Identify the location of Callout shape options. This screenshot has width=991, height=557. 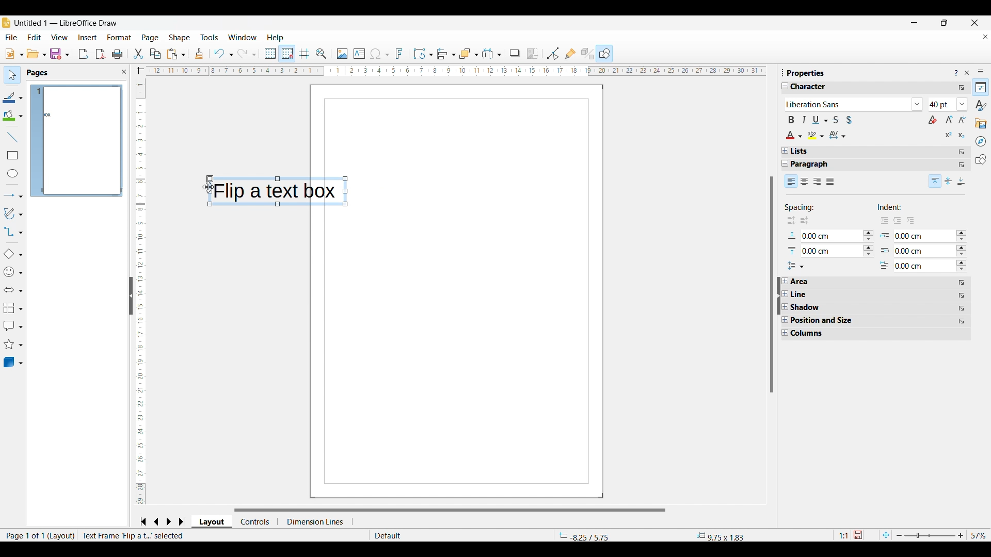
(13, 326).